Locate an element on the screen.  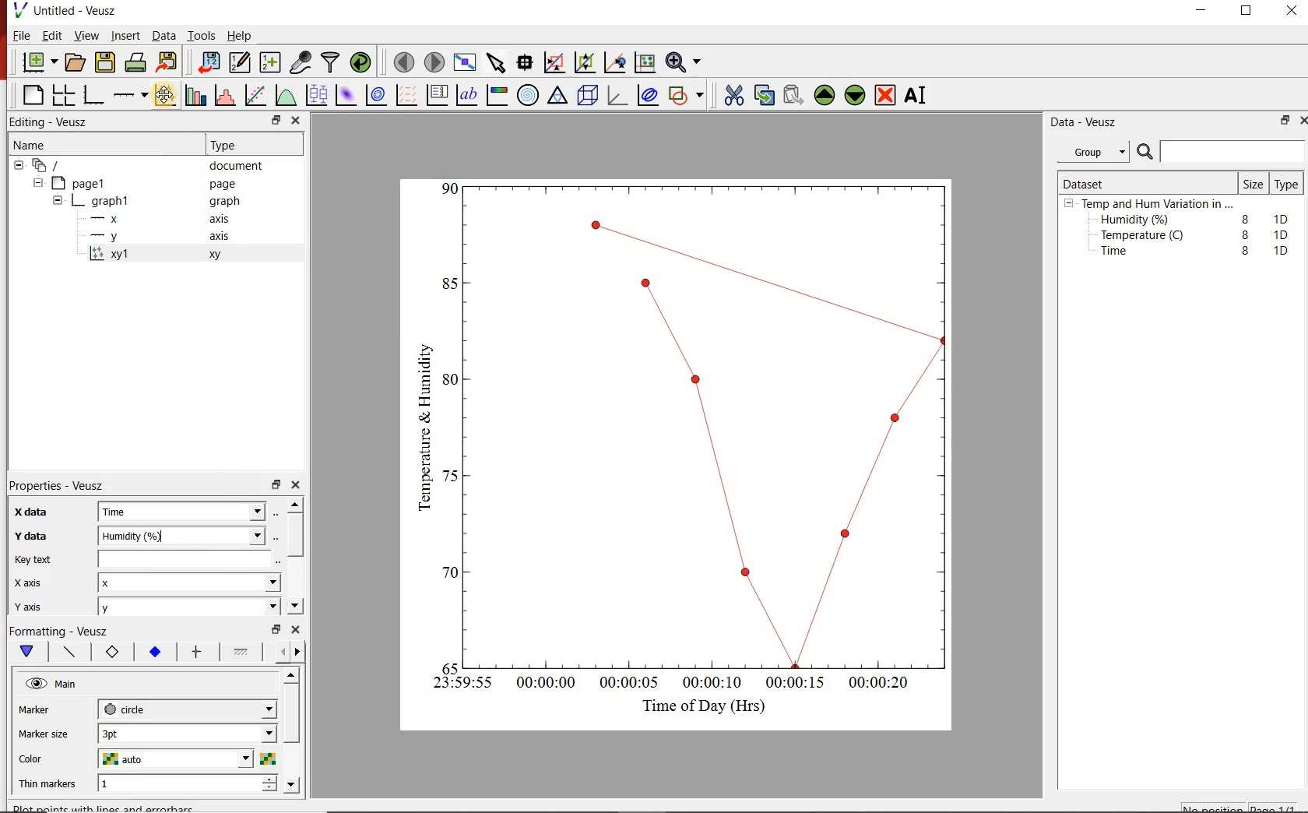
x is located at coordinates (129, 583).